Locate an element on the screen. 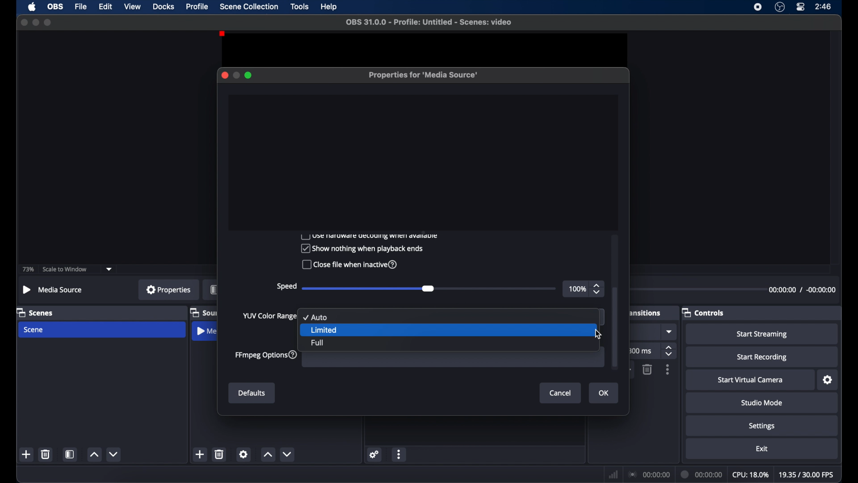  add is located at coordinates (200, 454).